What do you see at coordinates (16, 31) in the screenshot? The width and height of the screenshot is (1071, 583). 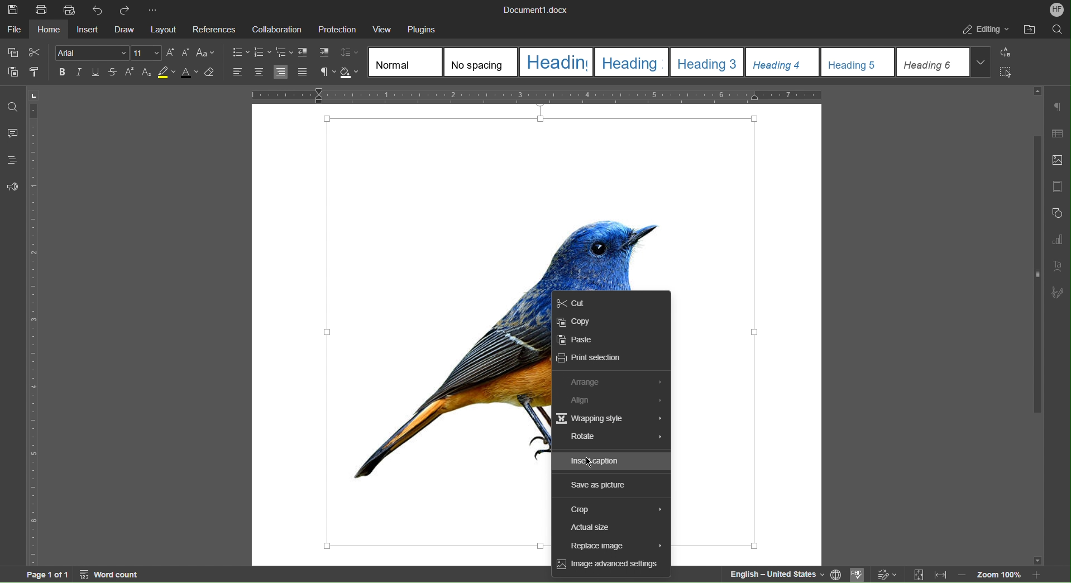 I see `File` at bounding box center [16, 31].